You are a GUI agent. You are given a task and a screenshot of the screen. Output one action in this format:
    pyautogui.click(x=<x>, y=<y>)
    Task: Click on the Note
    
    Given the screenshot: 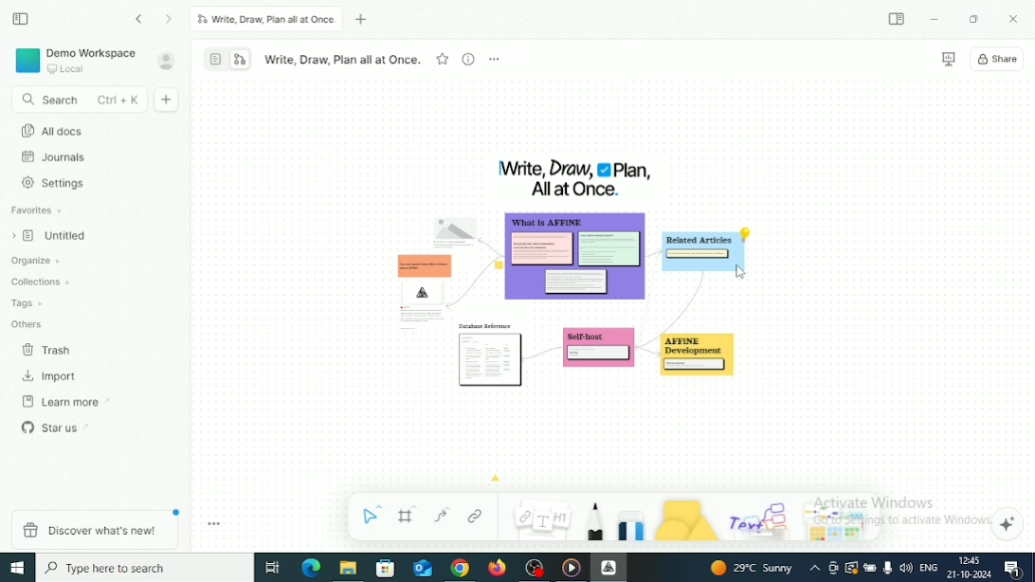 What is the action you would take?
    pyautogui.click(x=540, y=518)
    